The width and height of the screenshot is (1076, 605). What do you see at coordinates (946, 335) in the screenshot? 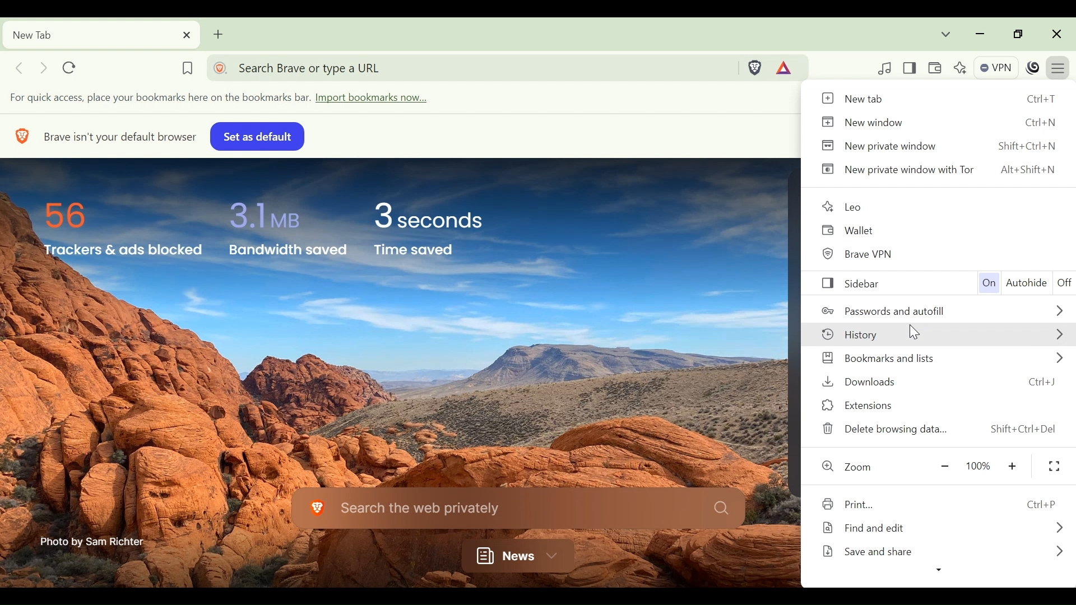
I see `History` at bounding box center [946, 335].